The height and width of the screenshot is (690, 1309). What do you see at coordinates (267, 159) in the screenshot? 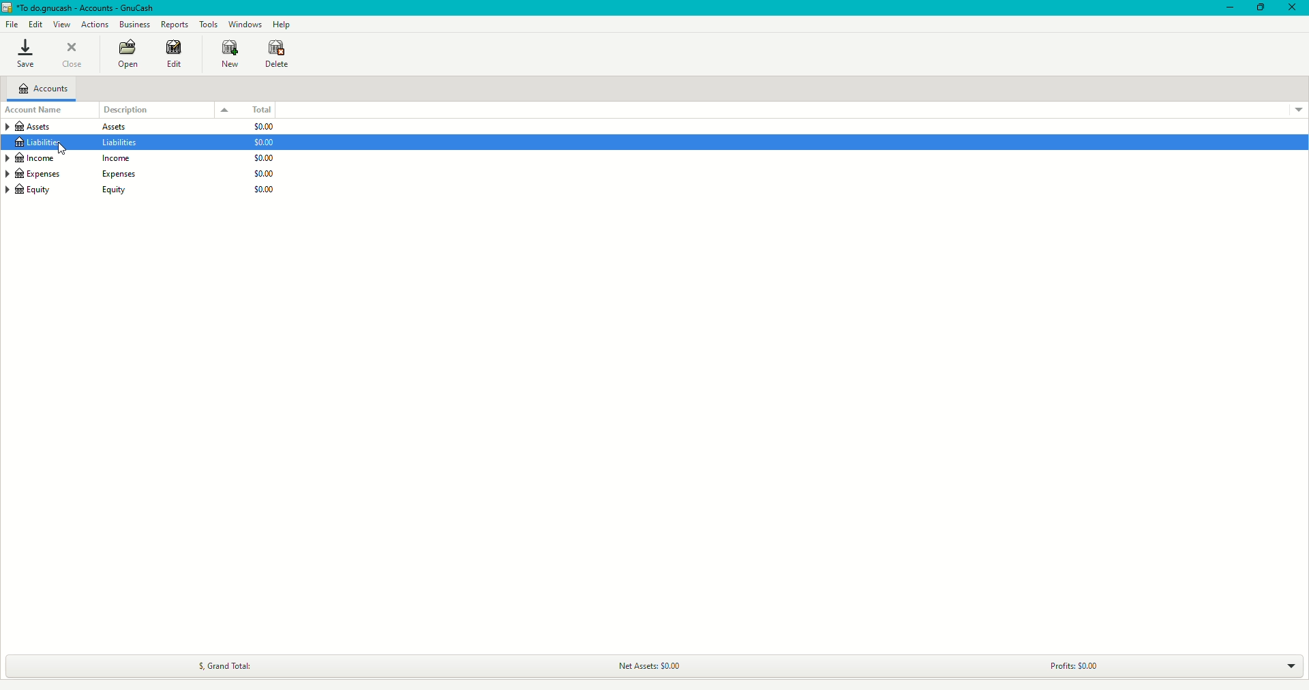
I see `$0` at bounding box center [267, 159].